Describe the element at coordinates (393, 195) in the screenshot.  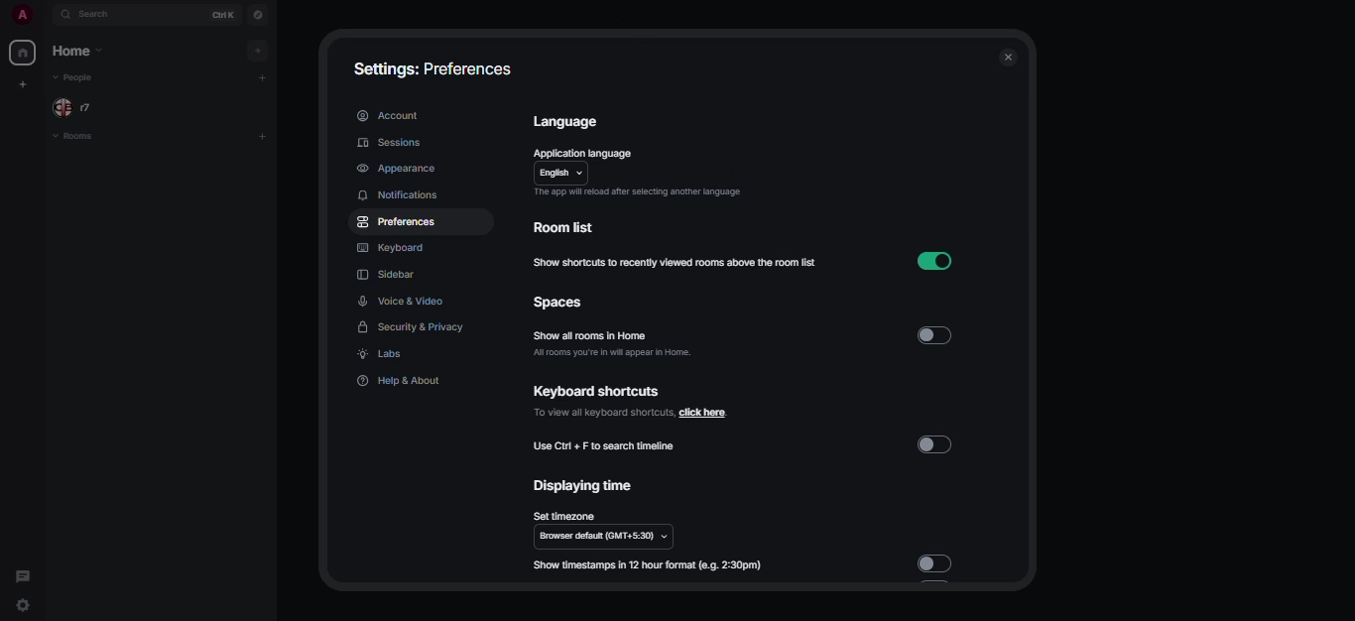
I see `notifications` at that location.